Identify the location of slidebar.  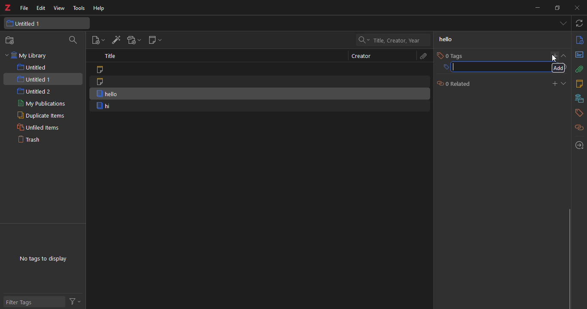
(568, 257).